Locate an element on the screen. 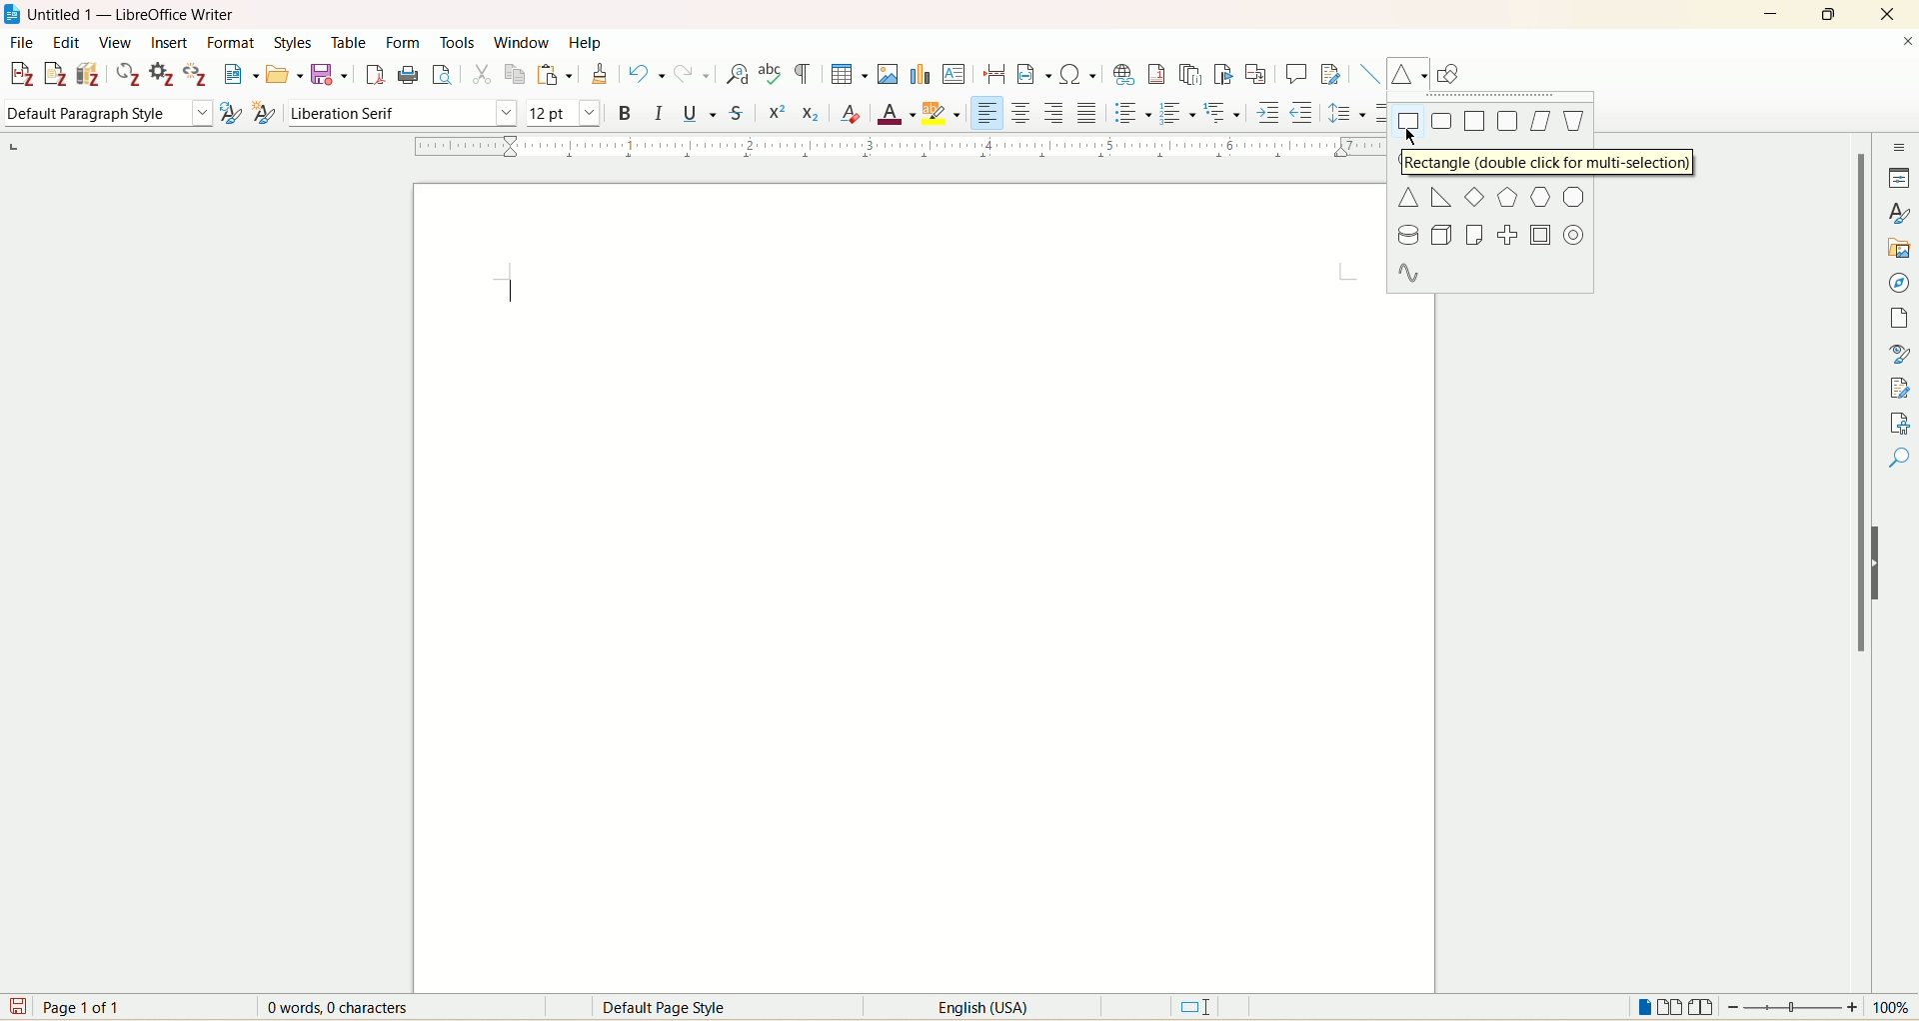 This screenshot has width=1919, height=1021. insert chart is located at coordinates (920, 73).